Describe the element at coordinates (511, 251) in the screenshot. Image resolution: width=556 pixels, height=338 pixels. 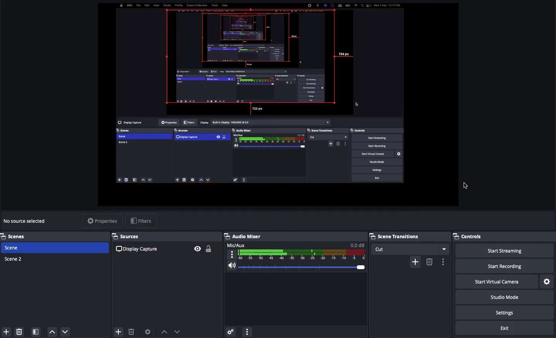
I see `Start streaming` at that location.